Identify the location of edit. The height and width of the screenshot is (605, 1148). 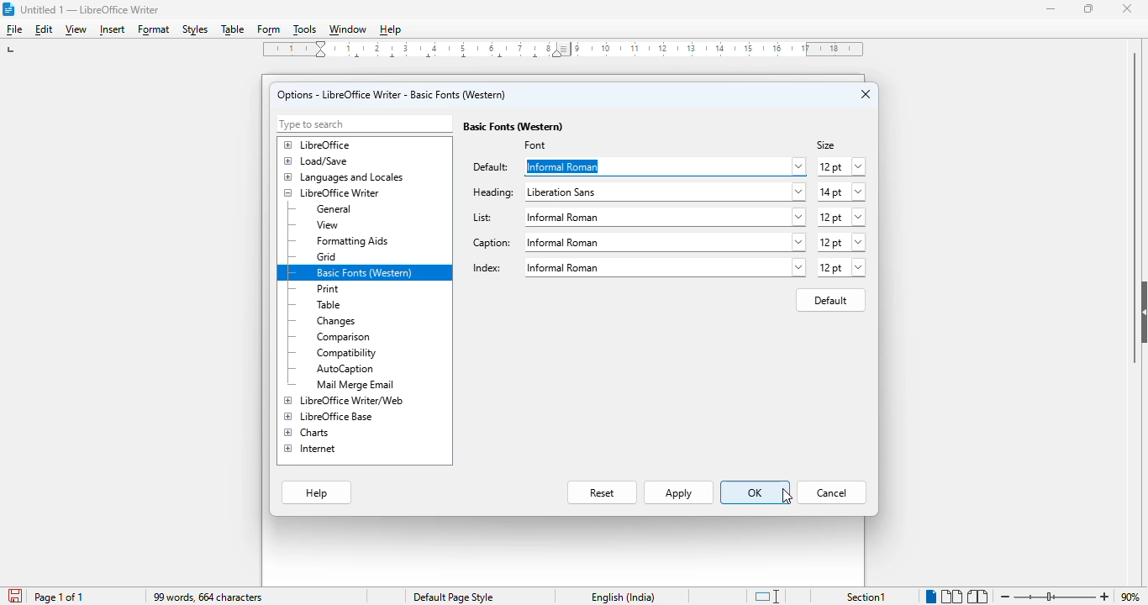
(44, 29).